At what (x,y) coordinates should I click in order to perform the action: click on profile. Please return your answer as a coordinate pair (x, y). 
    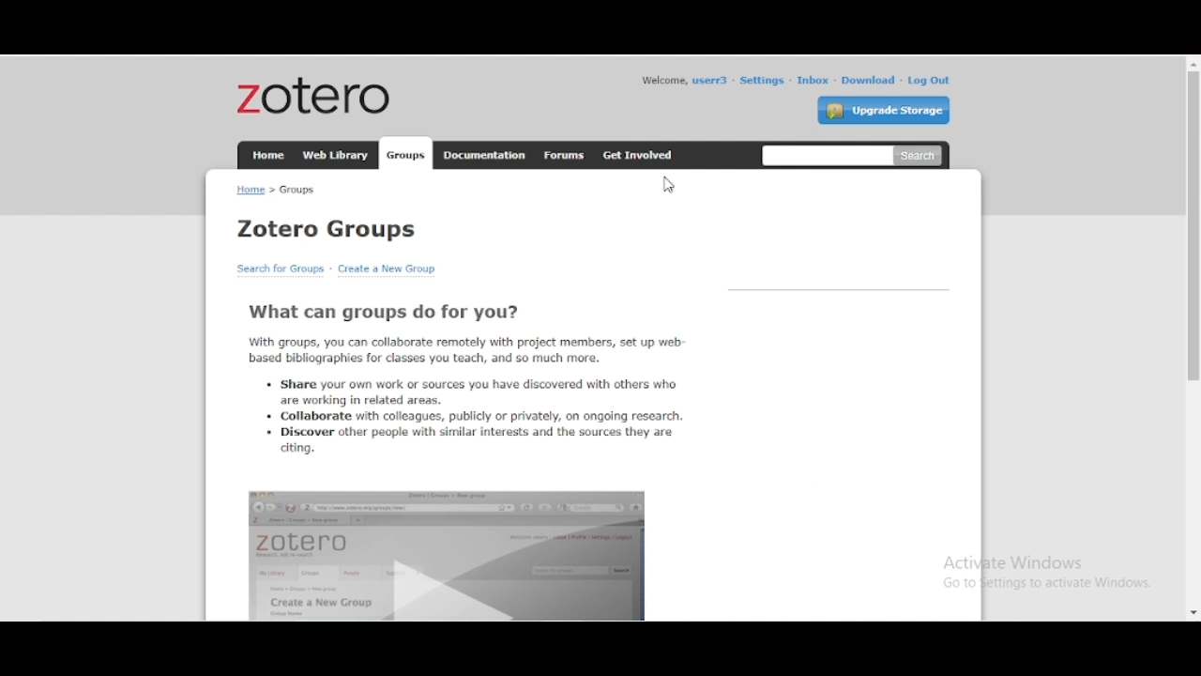
    Looking at the image, I should click on (711, 80).